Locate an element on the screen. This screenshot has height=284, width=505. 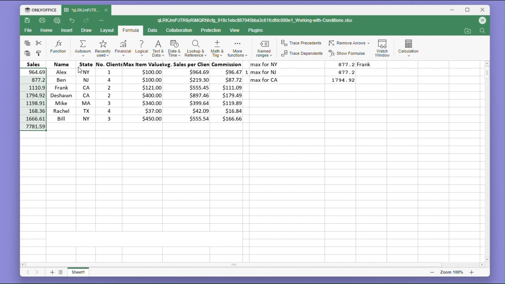
list of sheets is located at coordinates (62, 272).